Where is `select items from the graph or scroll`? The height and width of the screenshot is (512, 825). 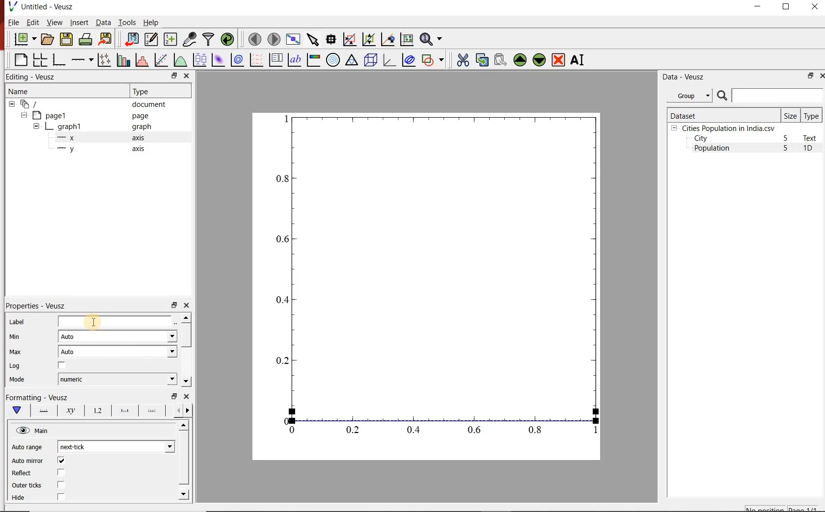 select items from the graph or scroll is located at coordinates (312, 39).